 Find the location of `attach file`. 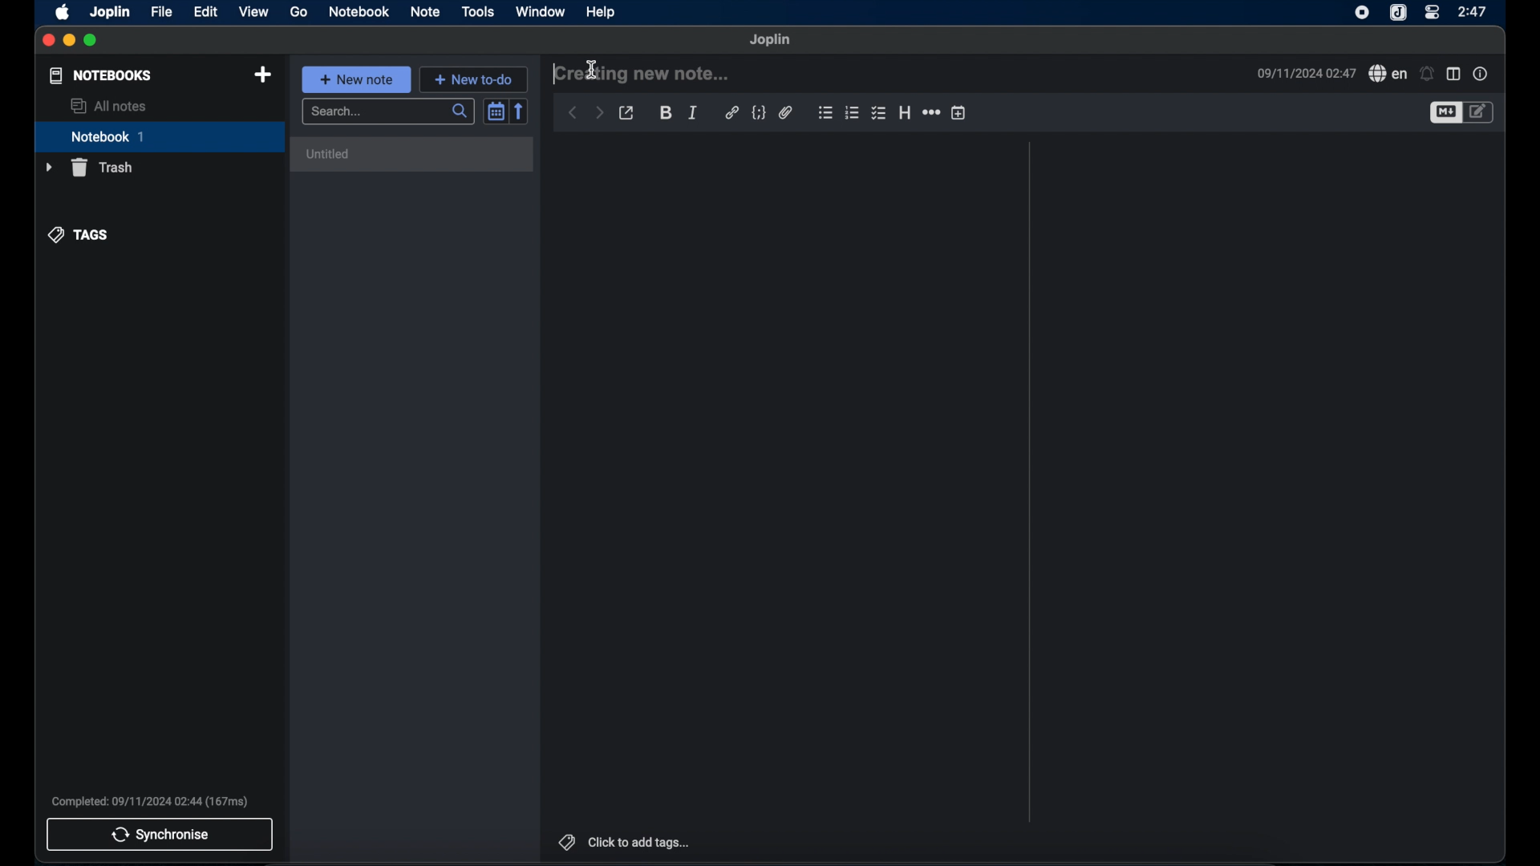

attach file is located at coordinates (785, 113).